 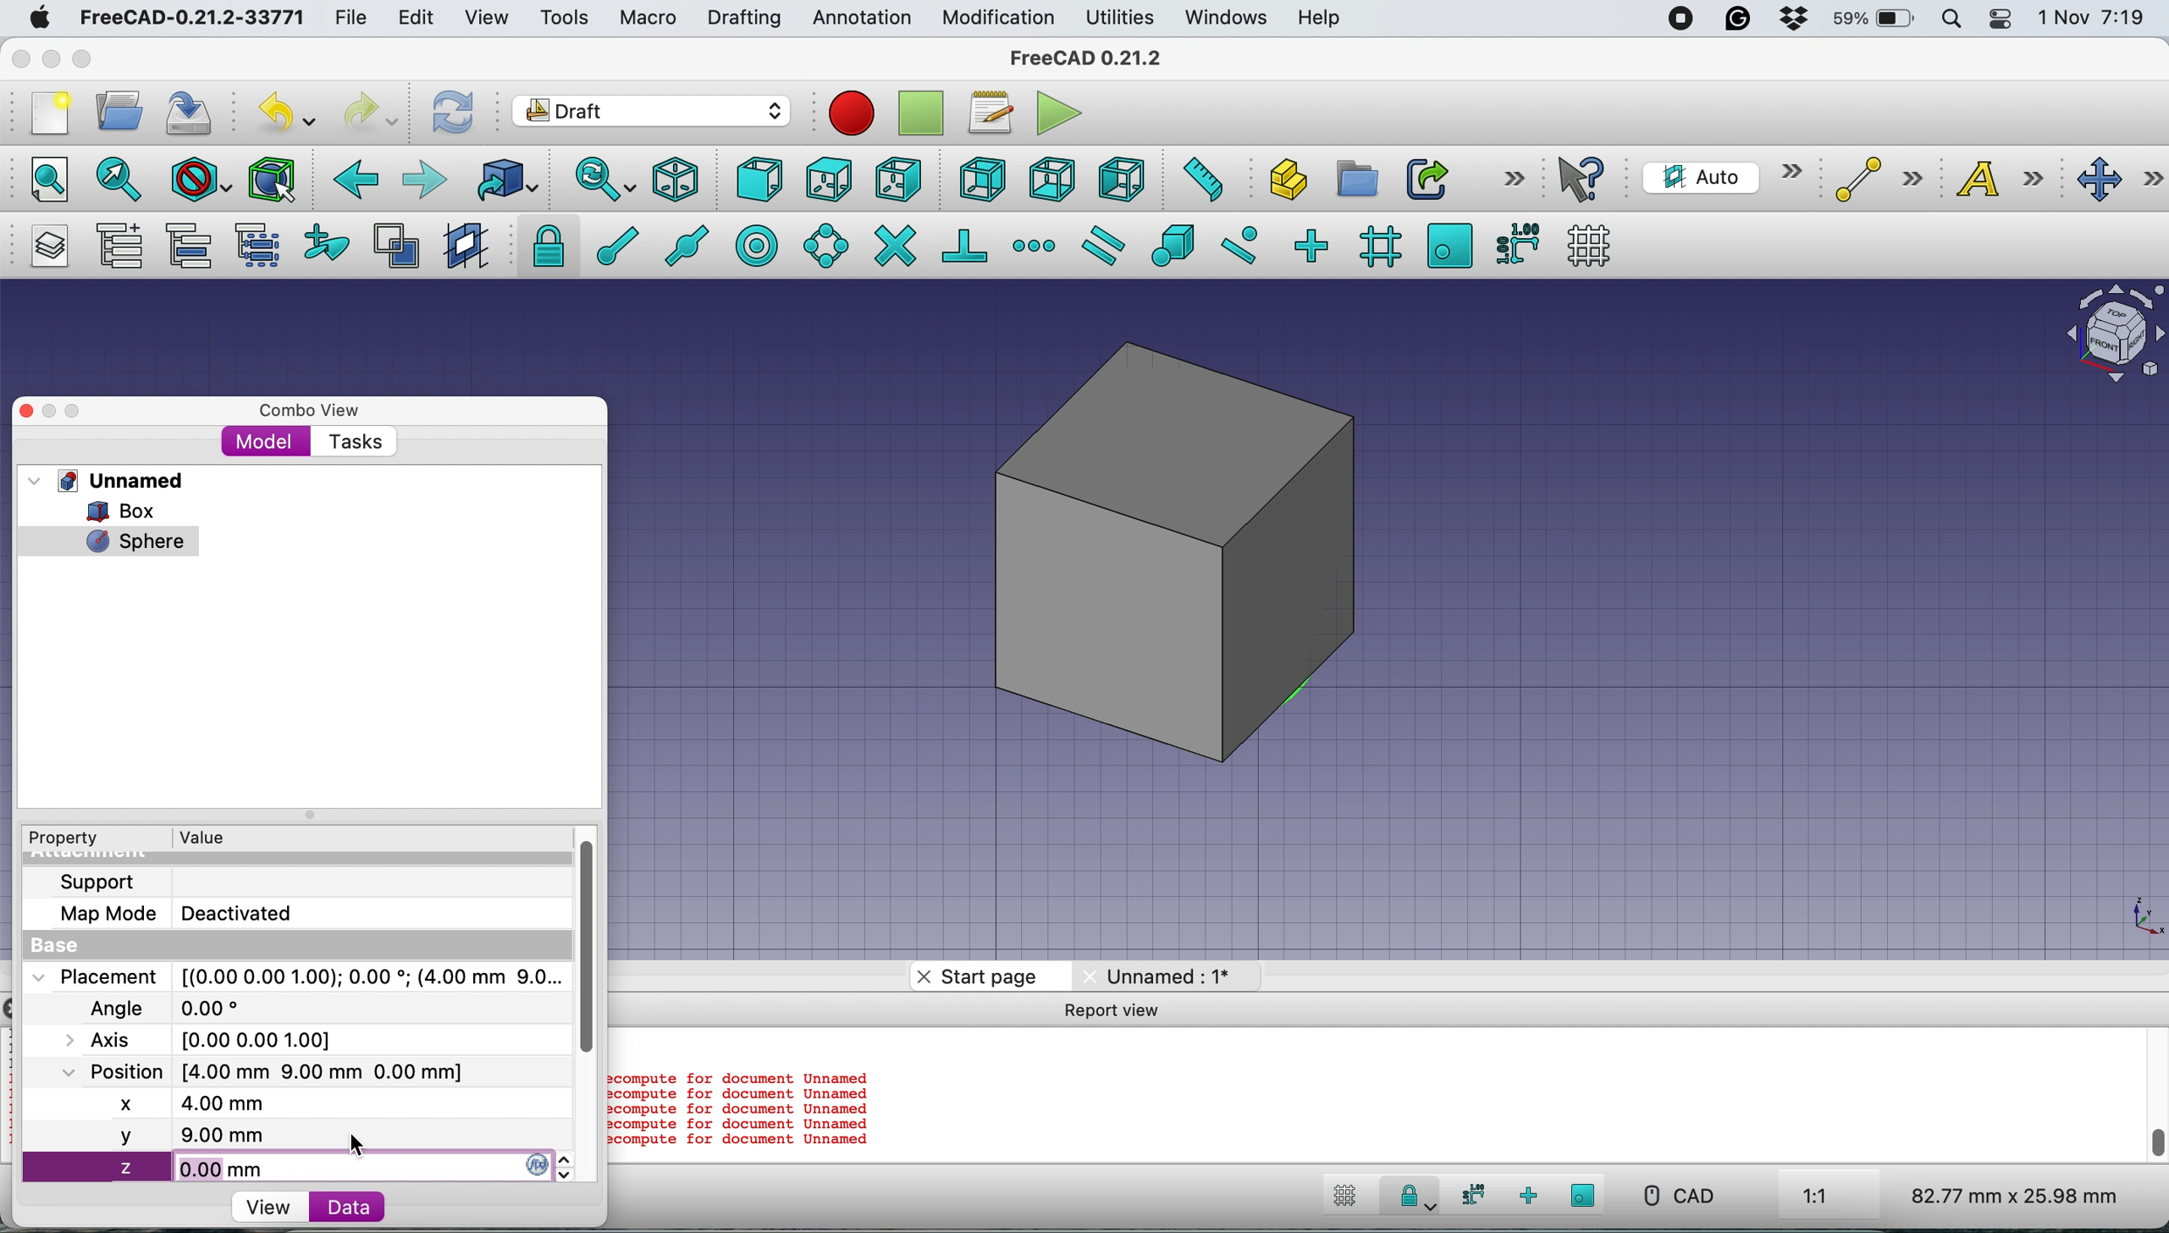 What do you see at coordinates (989, 113) in the screenshot?
I see `macros` at bounding box center [989, 113].